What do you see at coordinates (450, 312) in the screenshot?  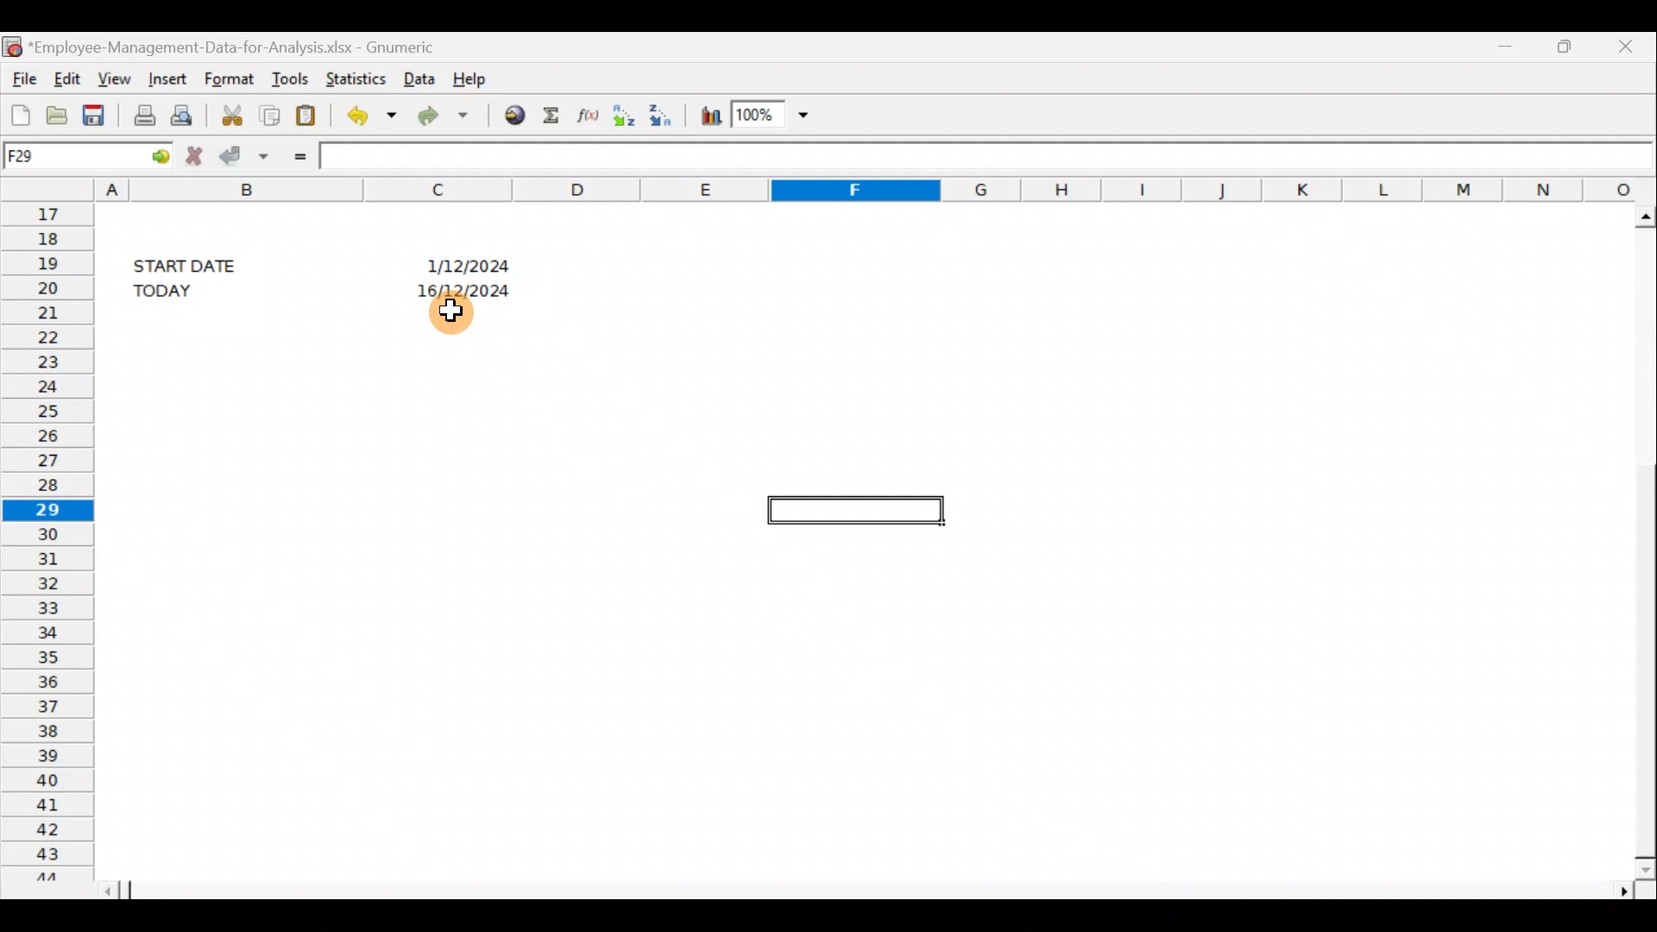 I see `Cursor hovering on cell C21` at bounding box center [450, 312].